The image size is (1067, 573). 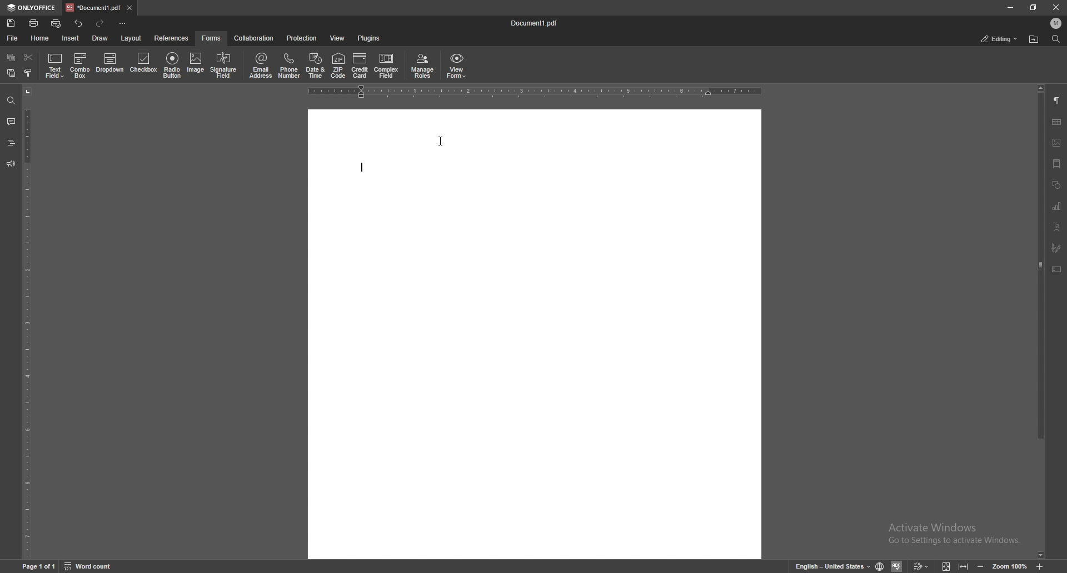 I want to click on search, so click(x=10, y=100).